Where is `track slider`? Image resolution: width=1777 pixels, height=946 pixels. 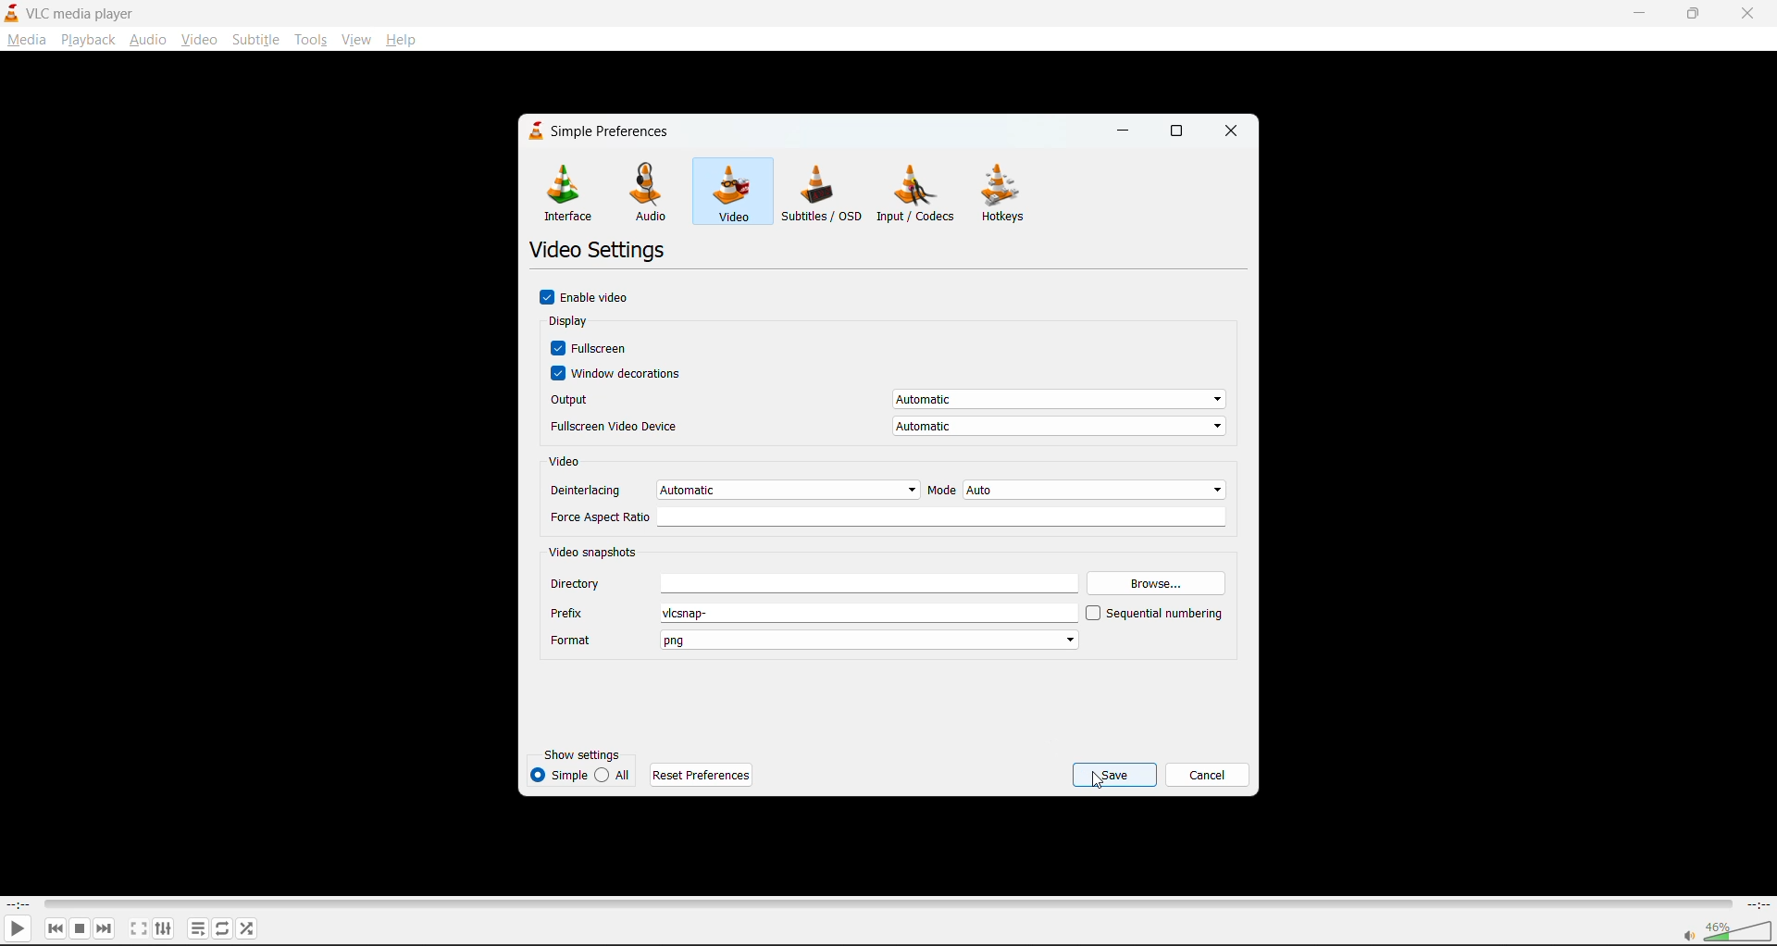
track slider is located at coordinates (883, 902).